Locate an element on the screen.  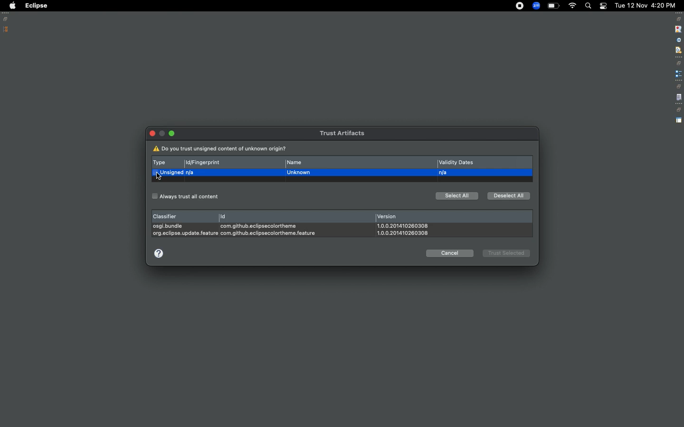
Cancel is located at coordinates (450, 253).